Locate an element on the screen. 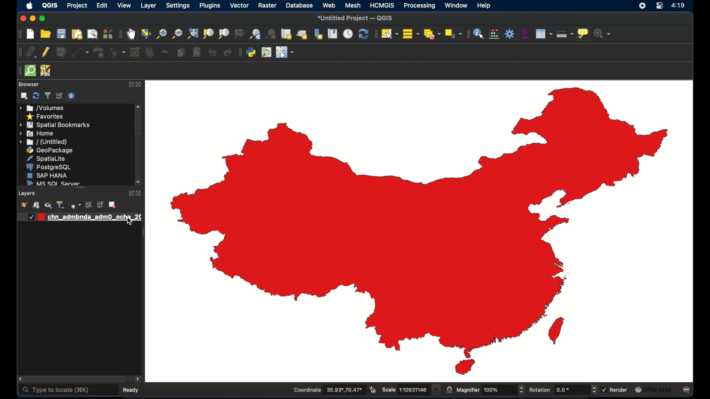 This screenshot has width=710, height=399. zoom to layer is located at coordinates (224, 34).